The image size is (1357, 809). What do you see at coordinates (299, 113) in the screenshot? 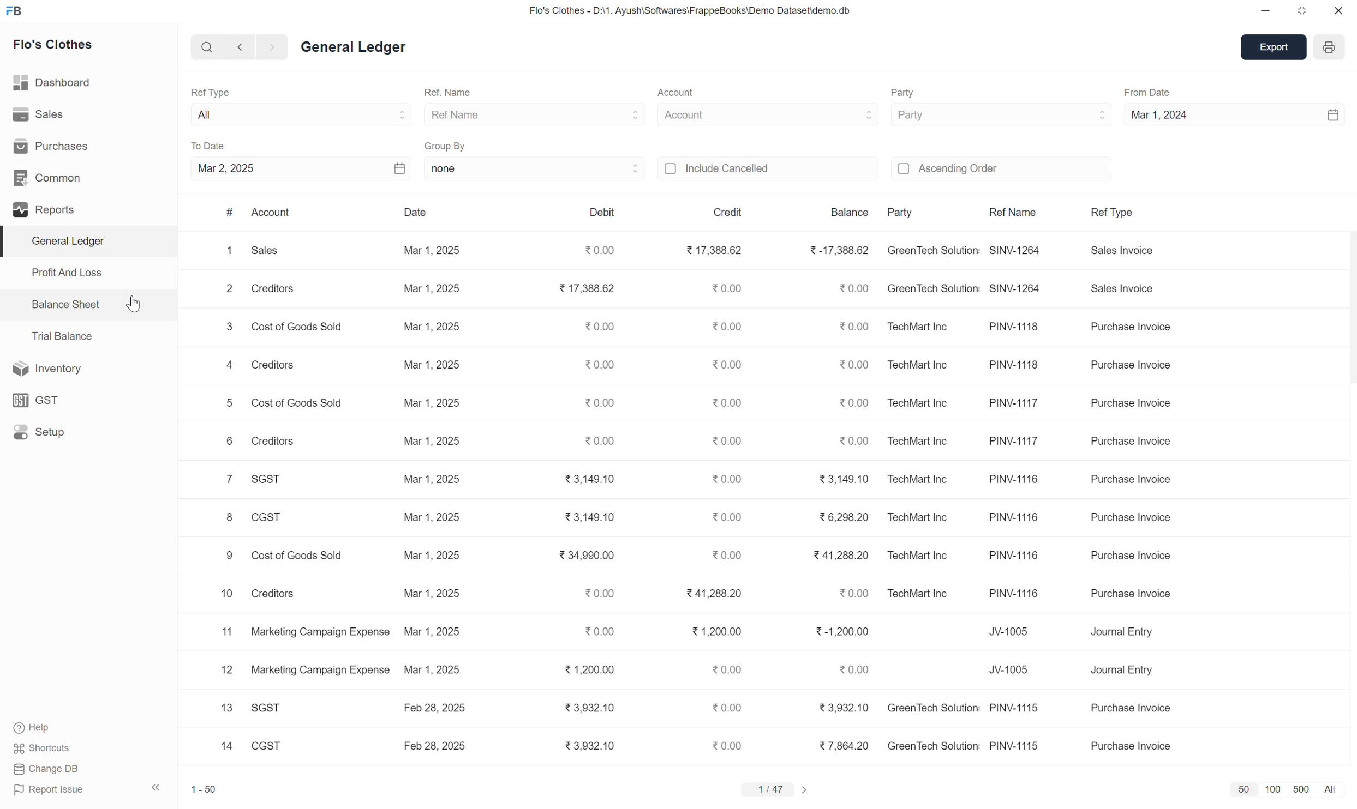
I see `All` at bounding box center [299, 113].